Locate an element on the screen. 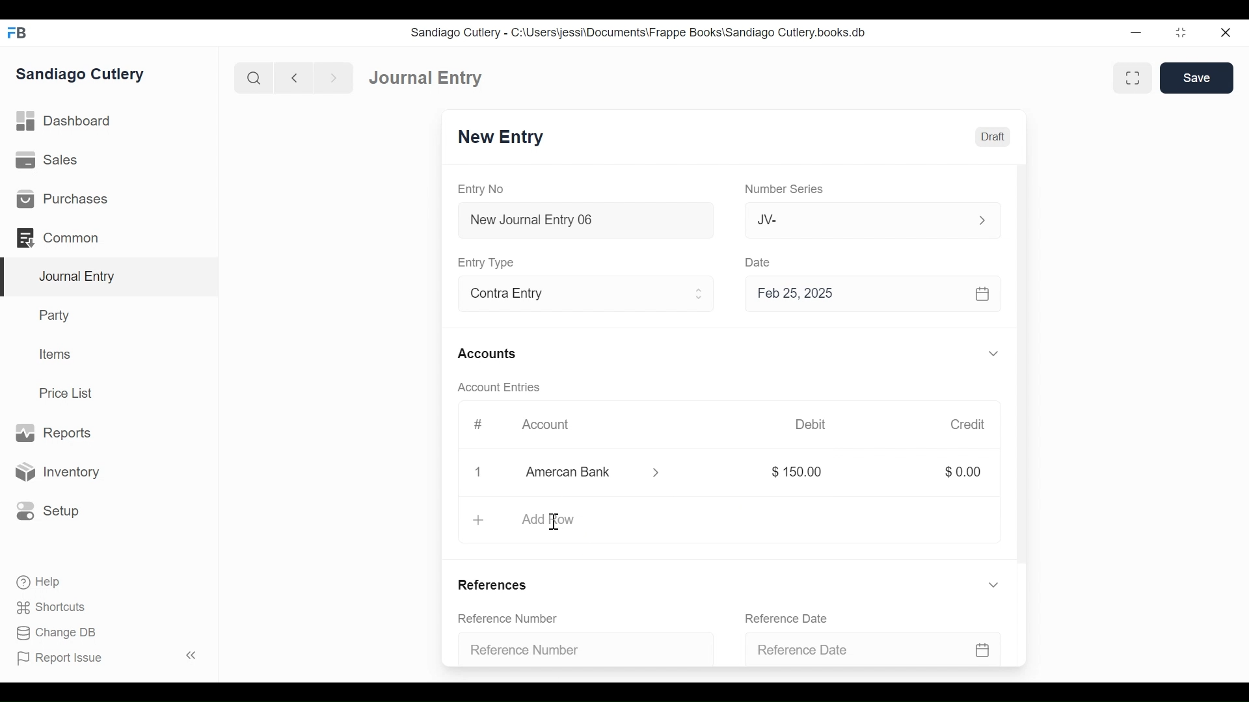 The height and width of the screenshot is (702, 1249). Expand is located at coordinates (982, 220).